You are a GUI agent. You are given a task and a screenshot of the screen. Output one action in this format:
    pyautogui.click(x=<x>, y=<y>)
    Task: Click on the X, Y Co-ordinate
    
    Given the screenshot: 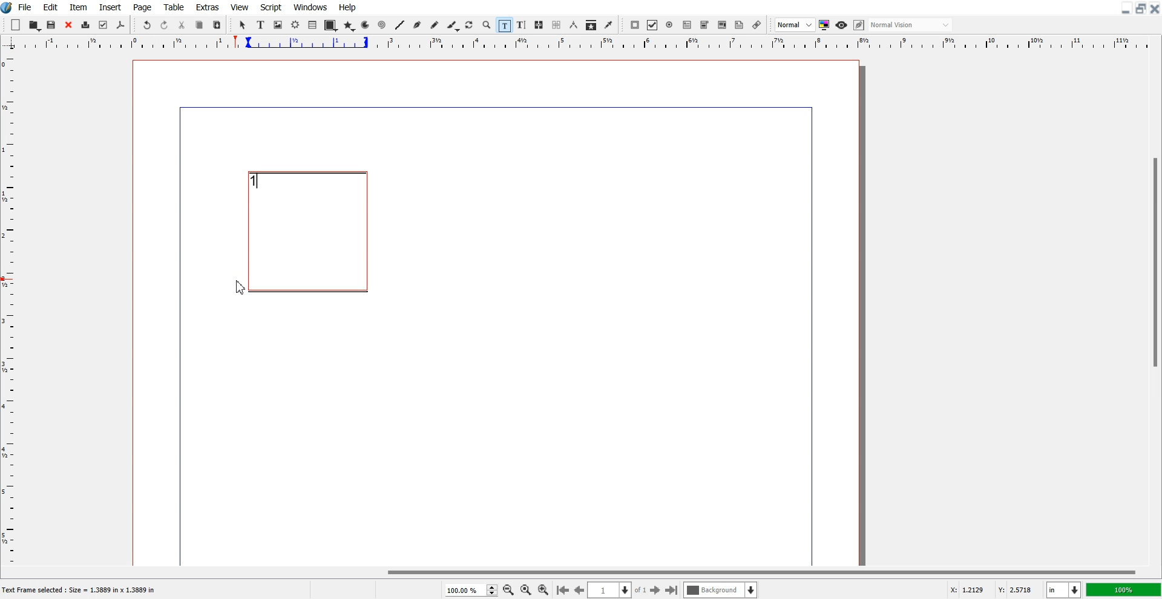 What is the action you would take?
    pyautogui.click(x=991, y=591)
    